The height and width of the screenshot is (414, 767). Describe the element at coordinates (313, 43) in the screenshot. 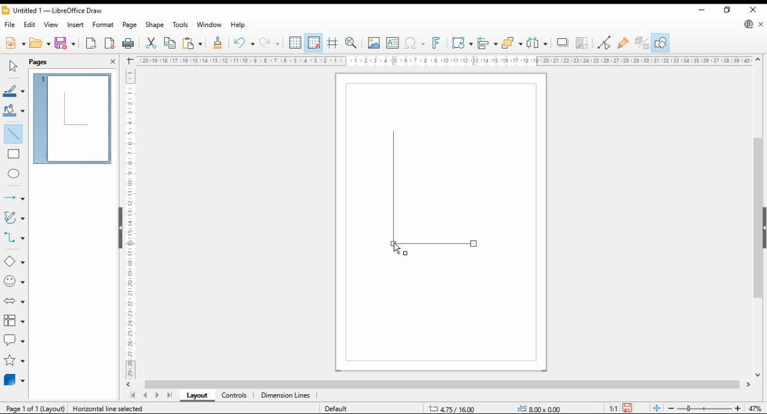

I see `snap to grid` at that location.